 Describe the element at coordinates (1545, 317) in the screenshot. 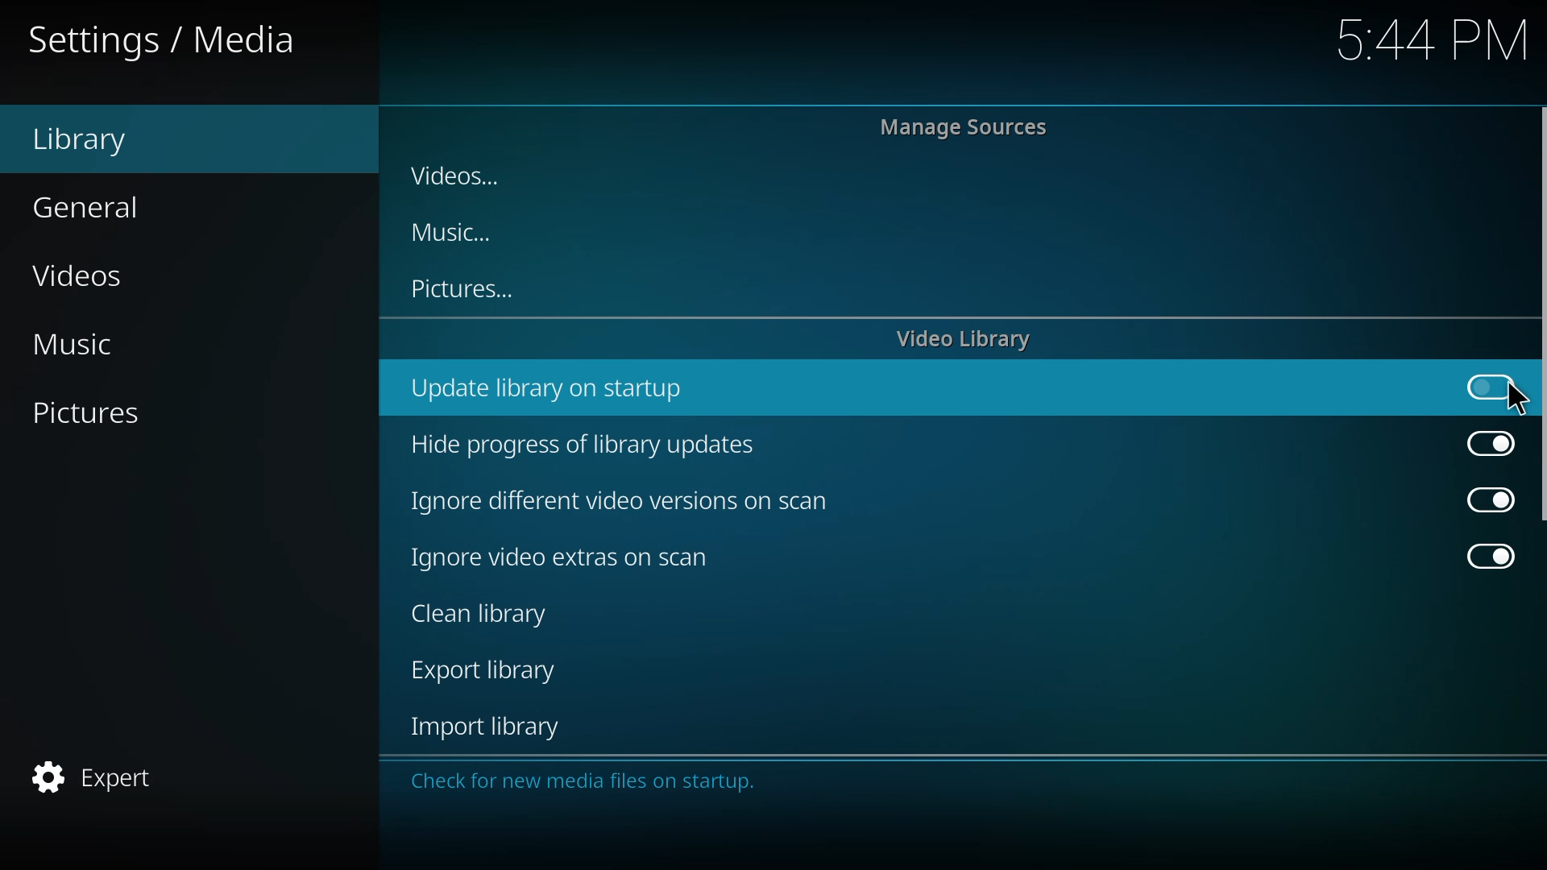

I see `scroll bar` at that location.